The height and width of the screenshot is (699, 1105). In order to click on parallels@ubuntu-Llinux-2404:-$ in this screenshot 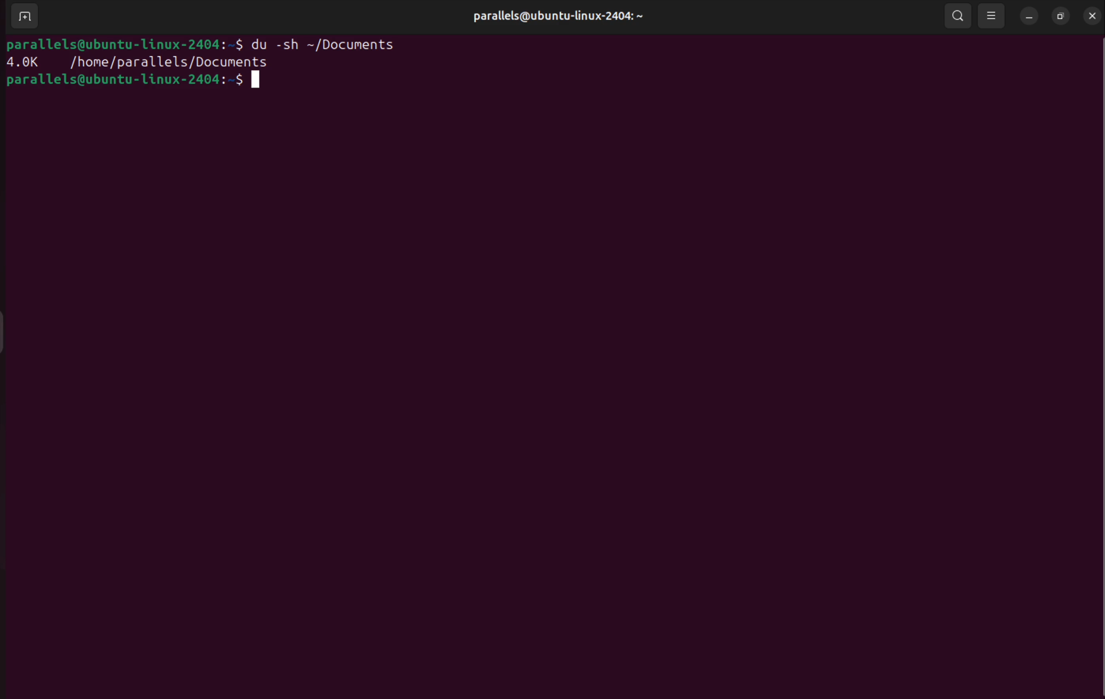, I will do `click(125, 82)`.